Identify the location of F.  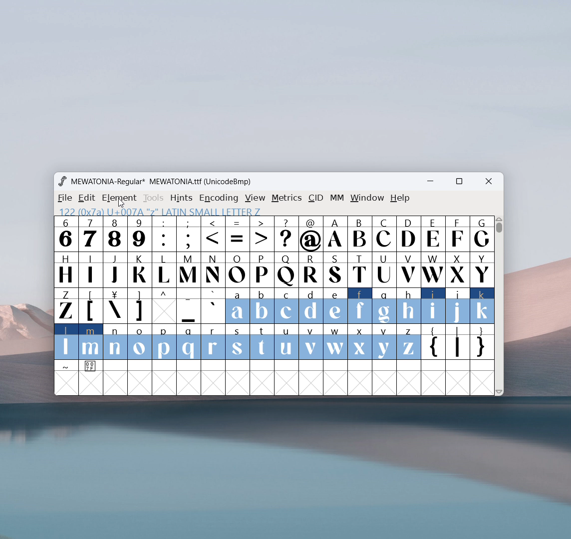
(457, 233).